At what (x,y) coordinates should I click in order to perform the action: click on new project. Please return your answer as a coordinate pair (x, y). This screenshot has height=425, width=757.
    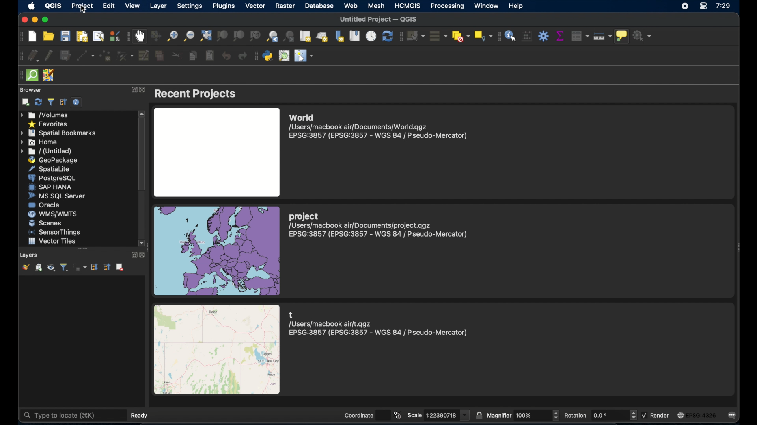
    Looking at the image, I should click on (32, 37).